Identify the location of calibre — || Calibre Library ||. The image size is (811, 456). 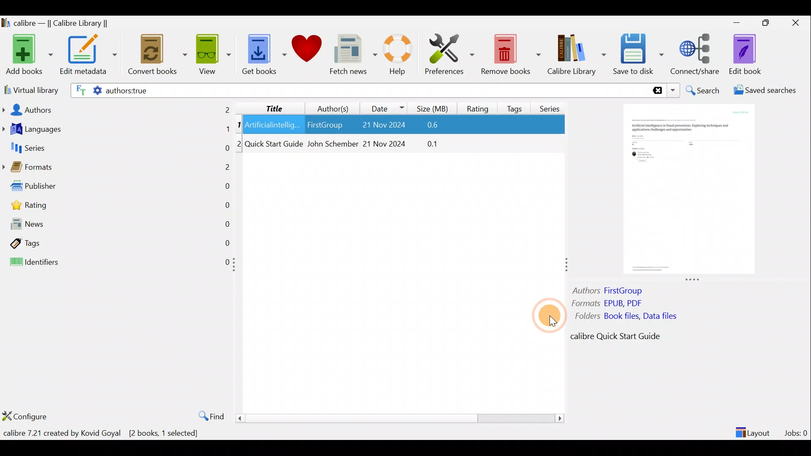
(56, 24).